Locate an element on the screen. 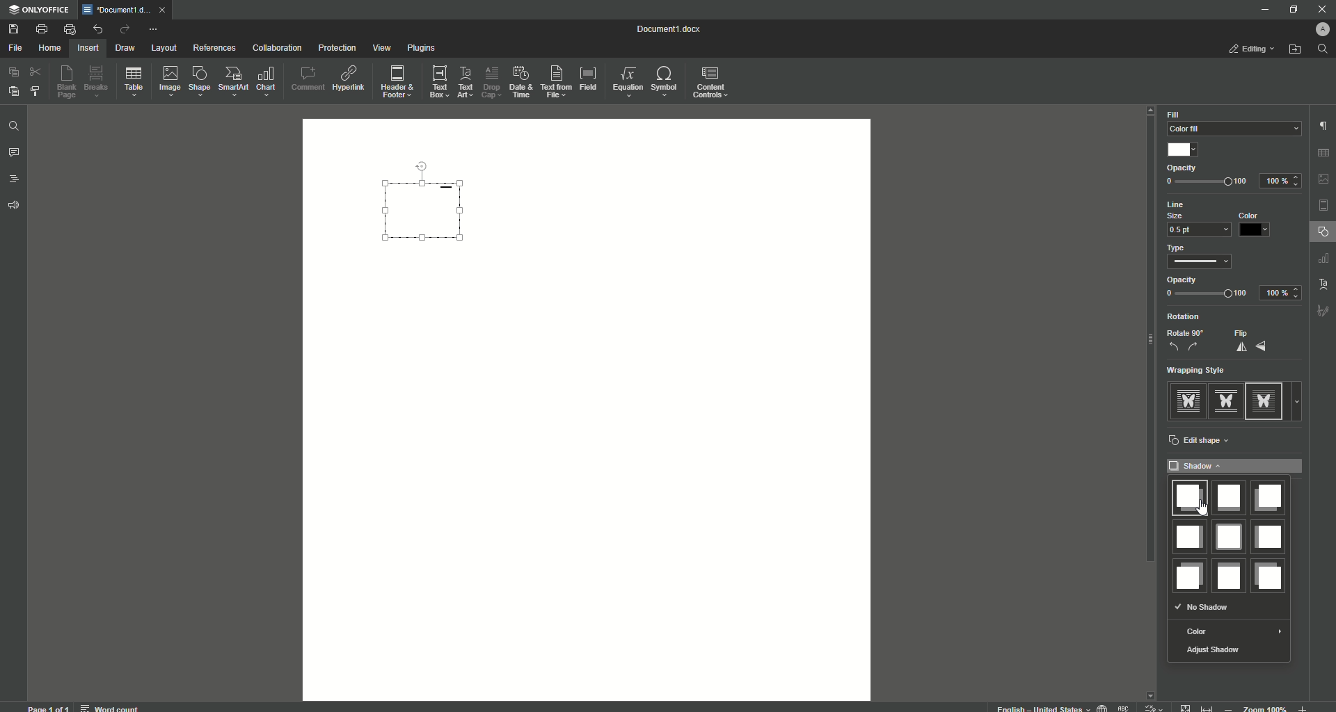 Image resolution: width=1336 pixels, height=712 pixels. Flip is located at coordinates (1253, 341).